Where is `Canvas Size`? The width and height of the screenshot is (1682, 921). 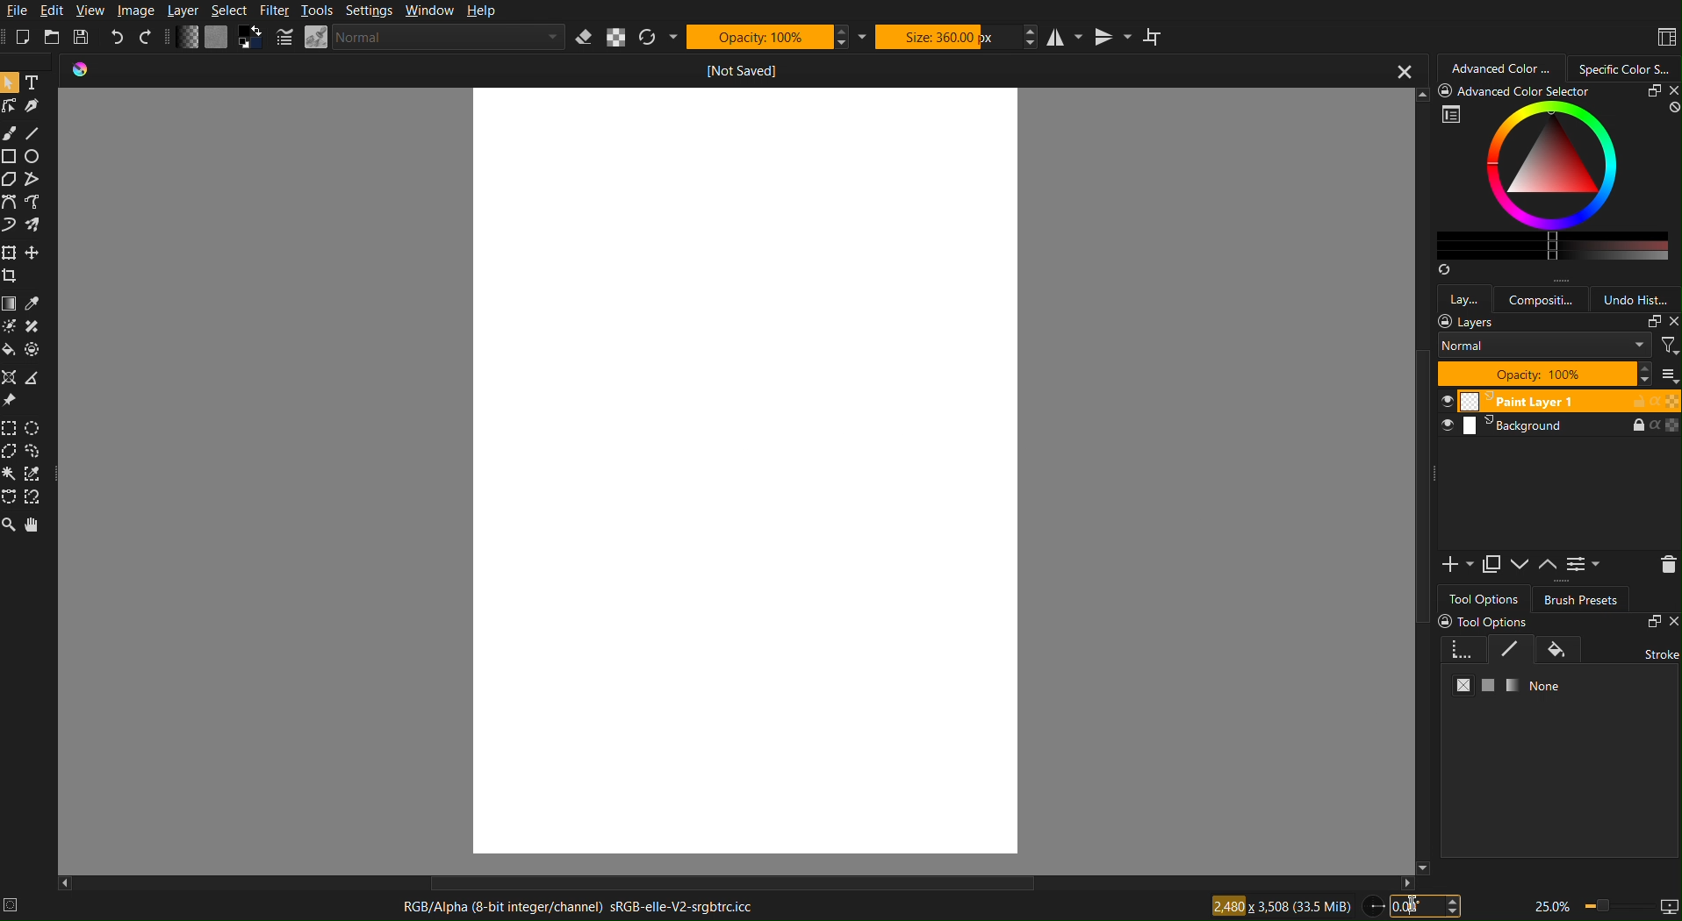 Canvas Size is located at coordinates (1279, 906).